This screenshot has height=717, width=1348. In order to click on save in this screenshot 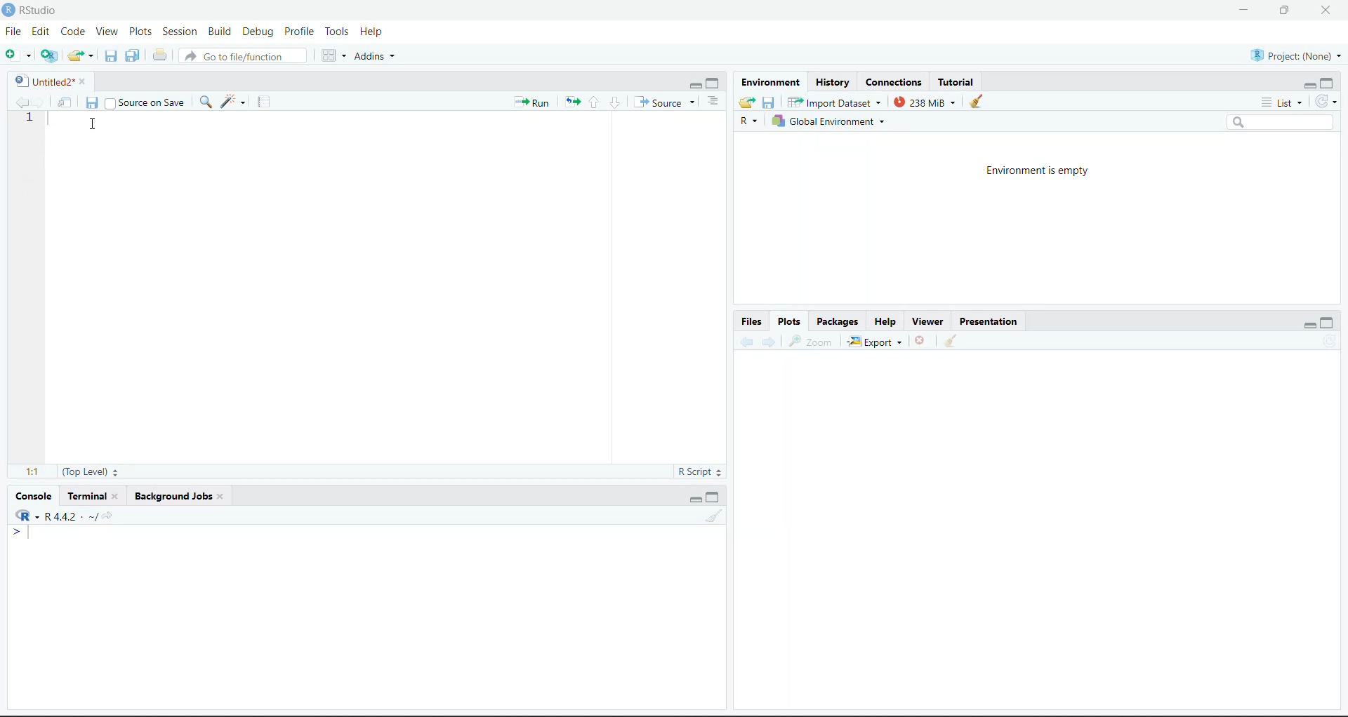, I will do `click(769, 103)`.